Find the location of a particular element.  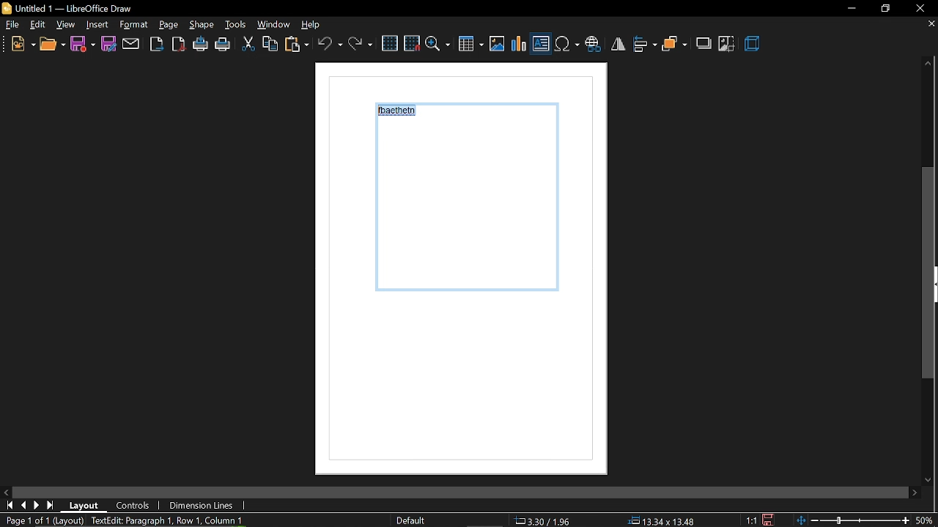

Insert table is located at coordinates (470, 45).